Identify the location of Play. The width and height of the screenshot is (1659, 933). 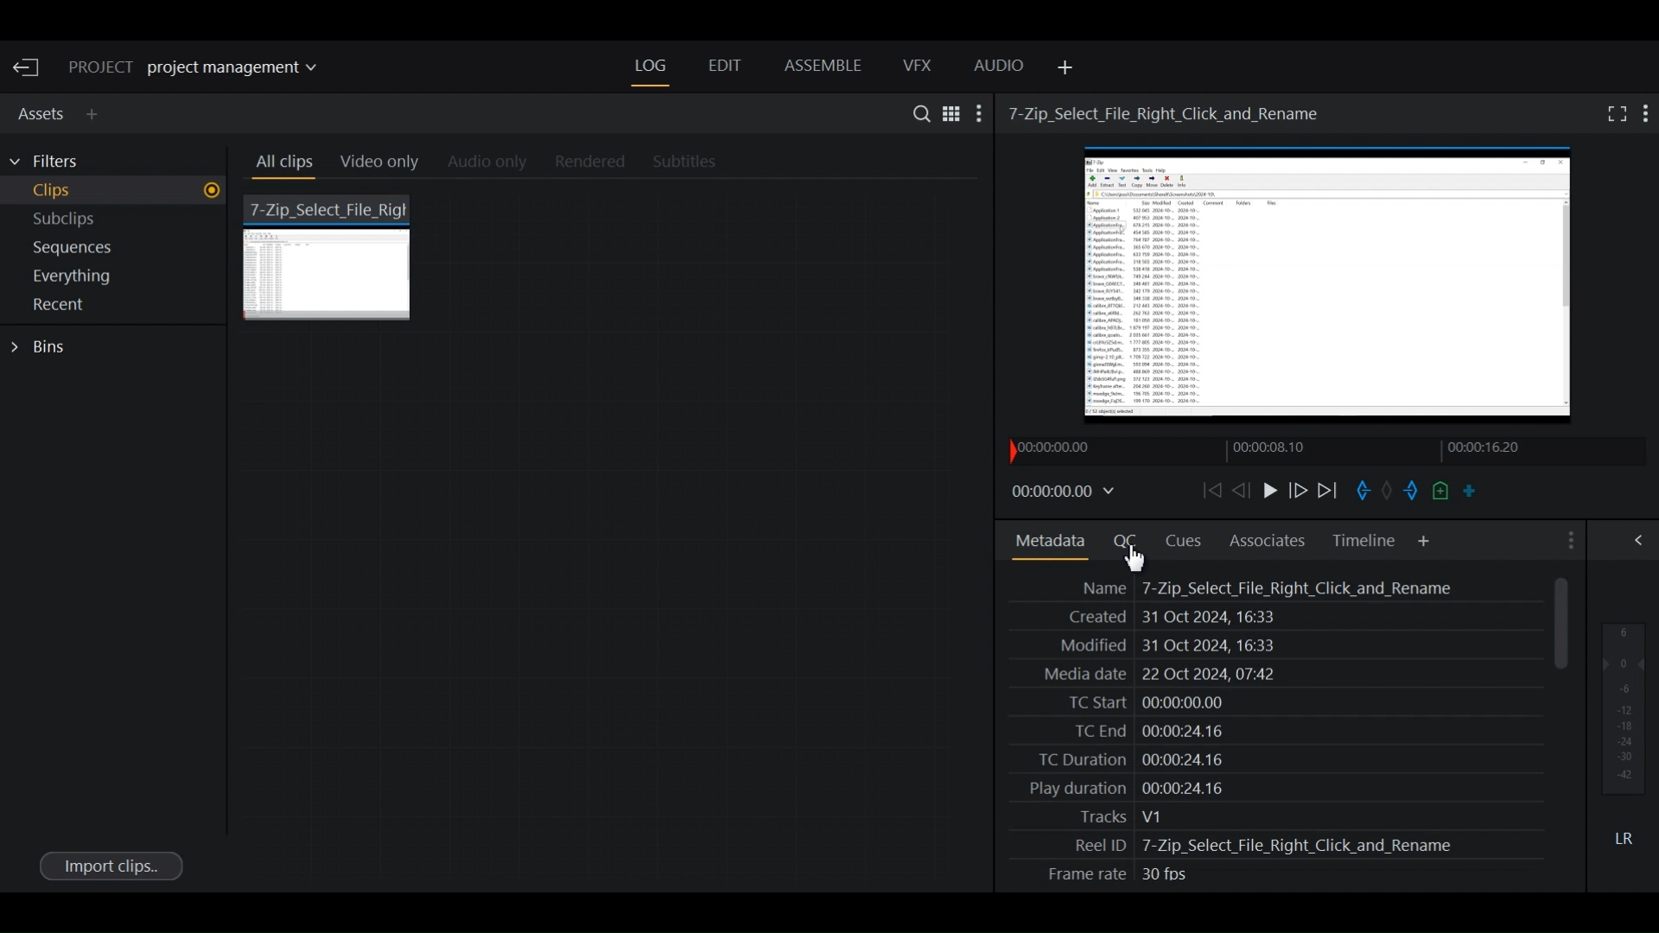
(1268, 490).